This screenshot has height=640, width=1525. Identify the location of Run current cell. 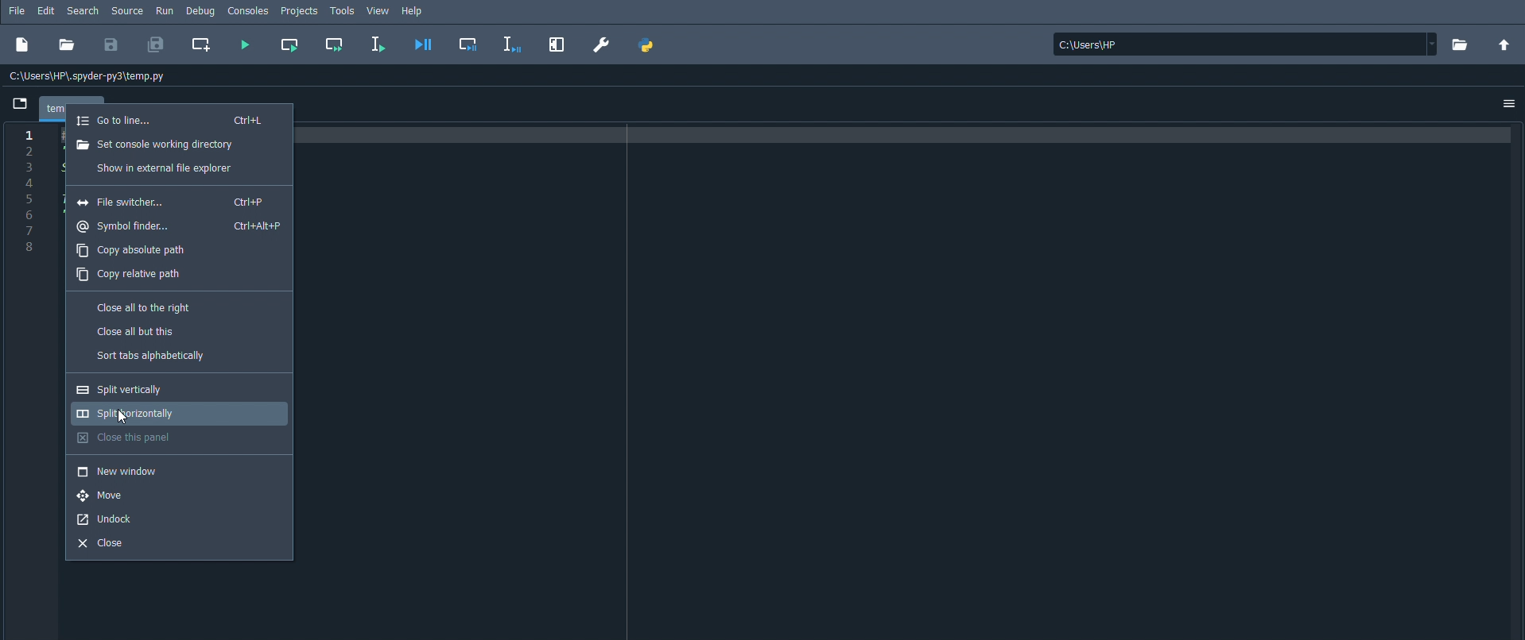
(289, 45).